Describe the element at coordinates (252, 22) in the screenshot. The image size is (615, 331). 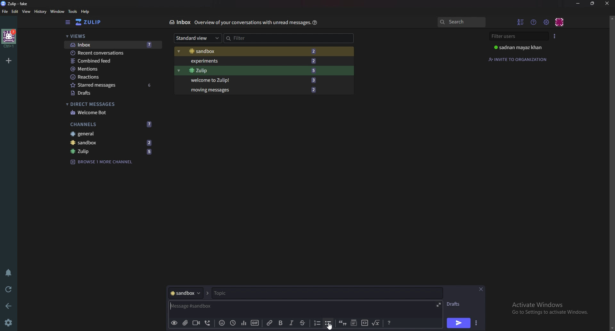
I see `Info` at that location.